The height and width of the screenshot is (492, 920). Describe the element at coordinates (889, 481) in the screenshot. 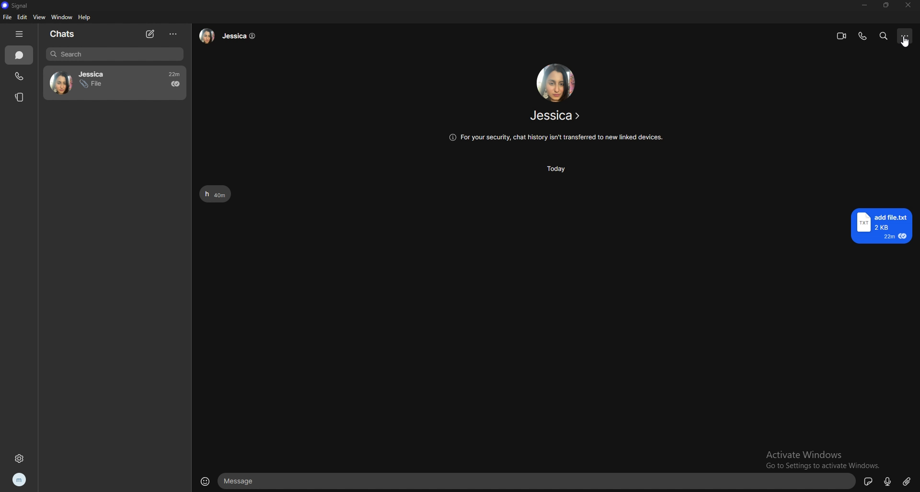

I see `voice type` at that location.